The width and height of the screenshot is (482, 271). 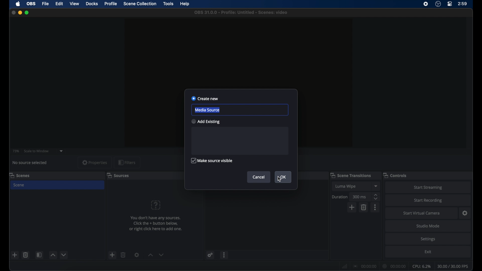 I want to click on maximize, so click(x=27, y=13).